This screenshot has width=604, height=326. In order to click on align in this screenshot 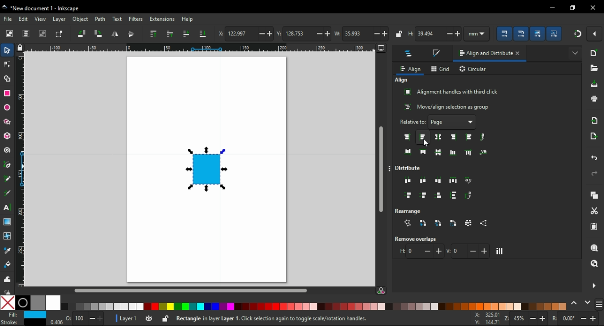, I will do `click(403, 81)`.